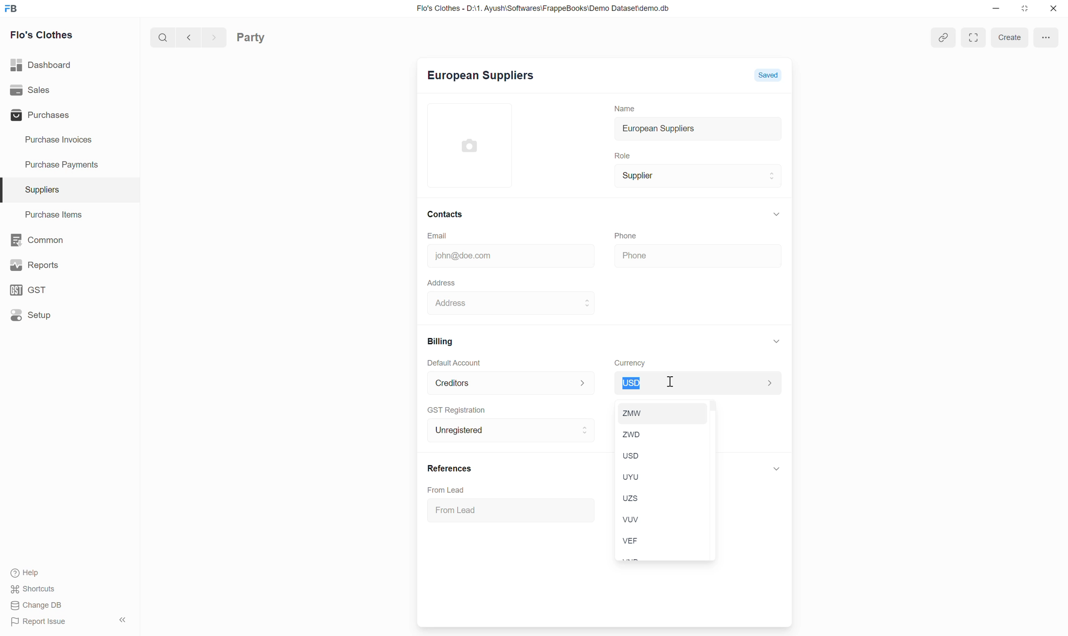  What do you see at coordinates (51, 214) in the screenshot?
I see `Purchase Items` at bounding box center [51, 214].